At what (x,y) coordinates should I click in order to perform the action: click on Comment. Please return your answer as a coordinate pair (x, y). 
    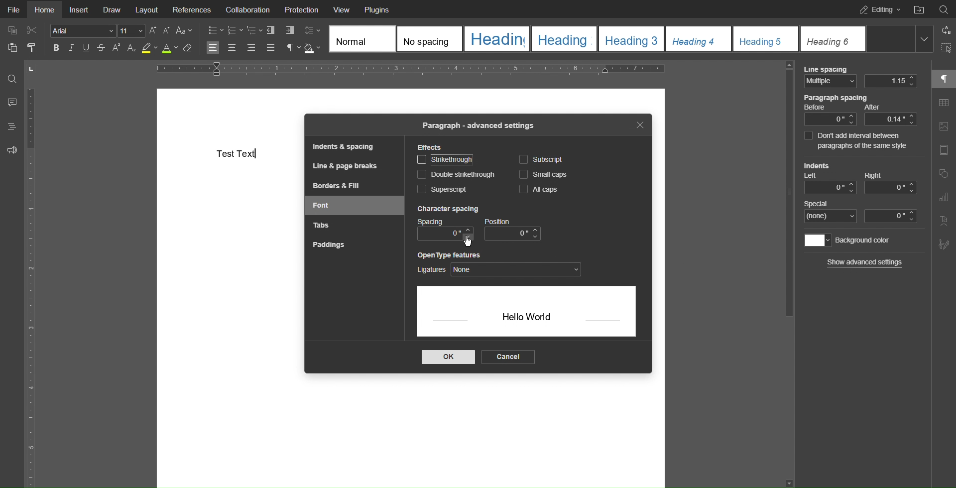
    Looking at the image, I should click on (11, 102).